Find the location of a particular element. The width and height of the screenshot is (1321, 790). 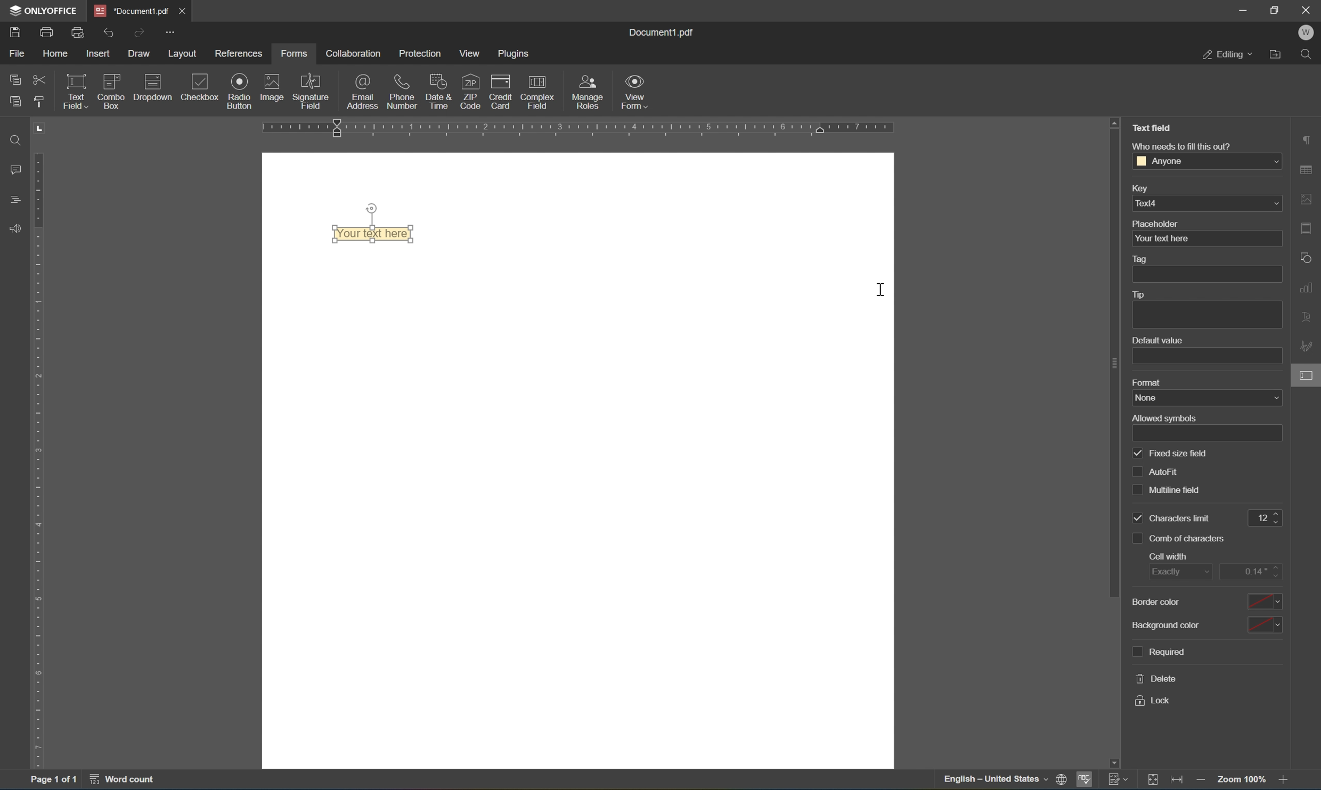

ruler is located at coordinates (583, 126).